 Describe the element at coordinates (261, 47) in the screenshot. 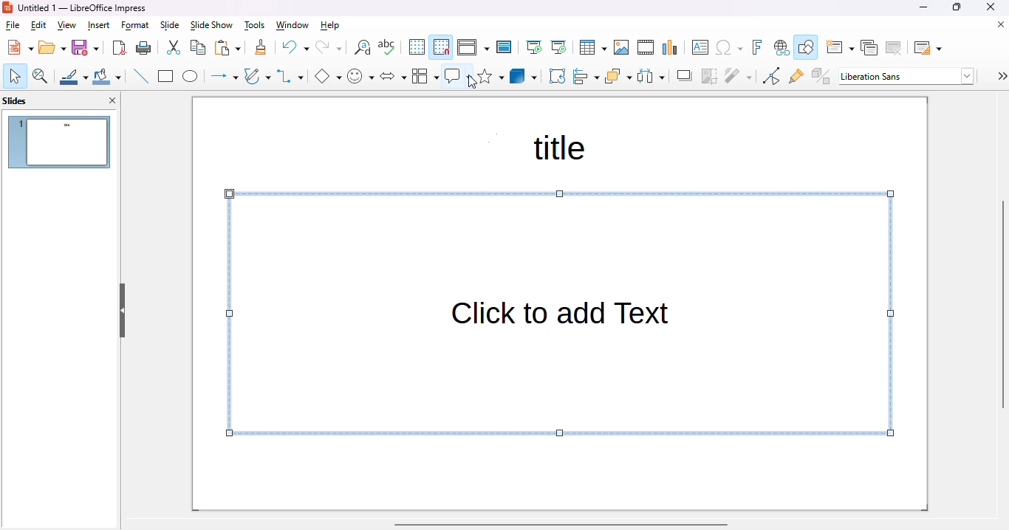

I see `clone formatting` at that location.